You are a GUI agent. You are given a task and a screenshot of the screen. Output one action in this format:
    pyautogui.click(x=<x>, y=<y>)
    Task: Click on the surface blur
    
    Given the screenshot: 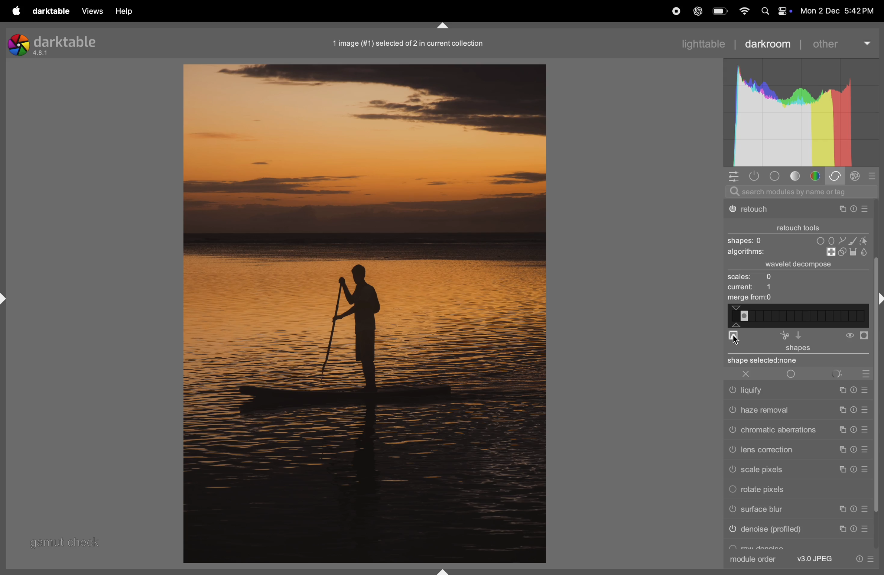 What is the action you would take?
    pyautogui.click(x=796, y=510)
    